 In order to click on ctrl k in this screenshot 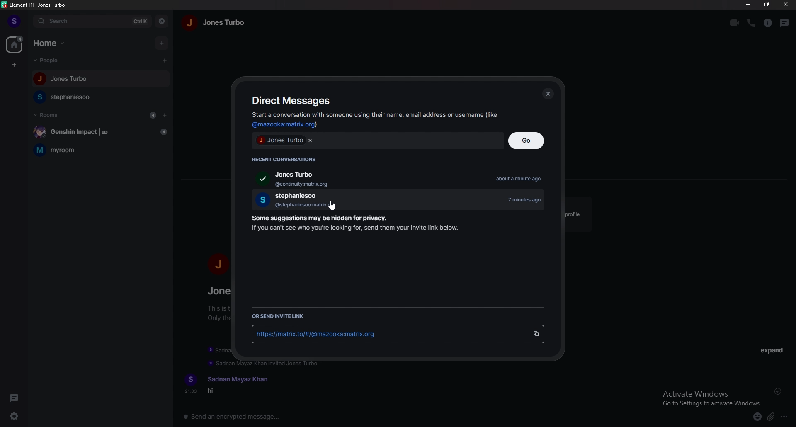, I will do `click(141, 22)`.